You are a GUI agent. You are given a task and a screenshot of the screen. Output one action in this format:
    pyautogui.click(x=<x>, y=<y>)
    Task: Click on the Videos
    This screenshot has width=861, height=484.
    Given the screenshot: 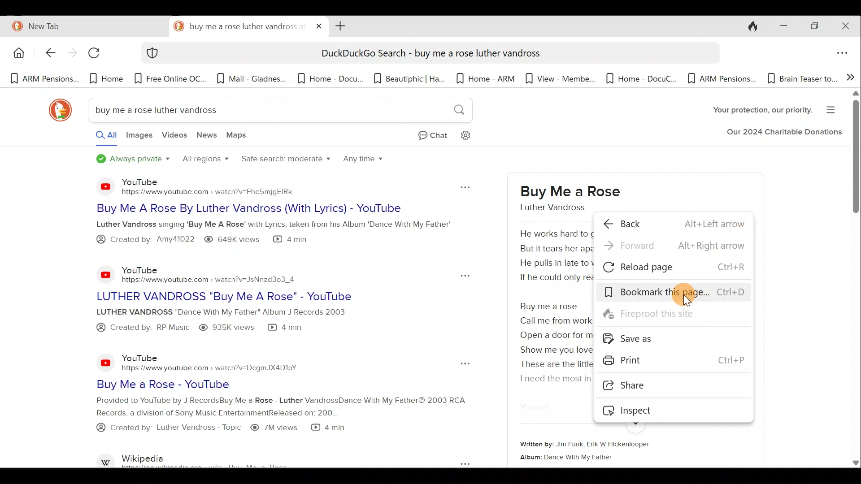 What is the action you would take?
    pyautogui.click(x=174, y=138)
    